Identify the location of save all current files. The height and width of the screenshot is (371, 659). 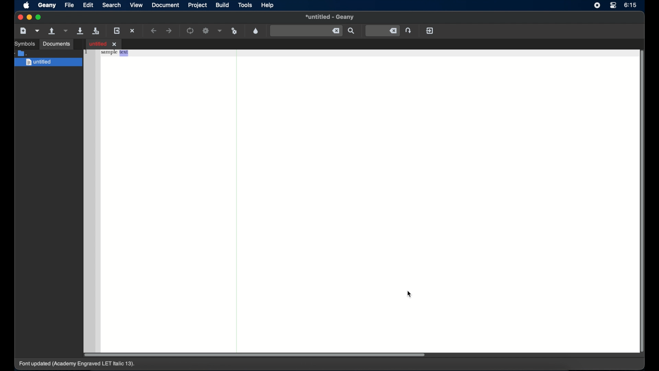
(96, 31).